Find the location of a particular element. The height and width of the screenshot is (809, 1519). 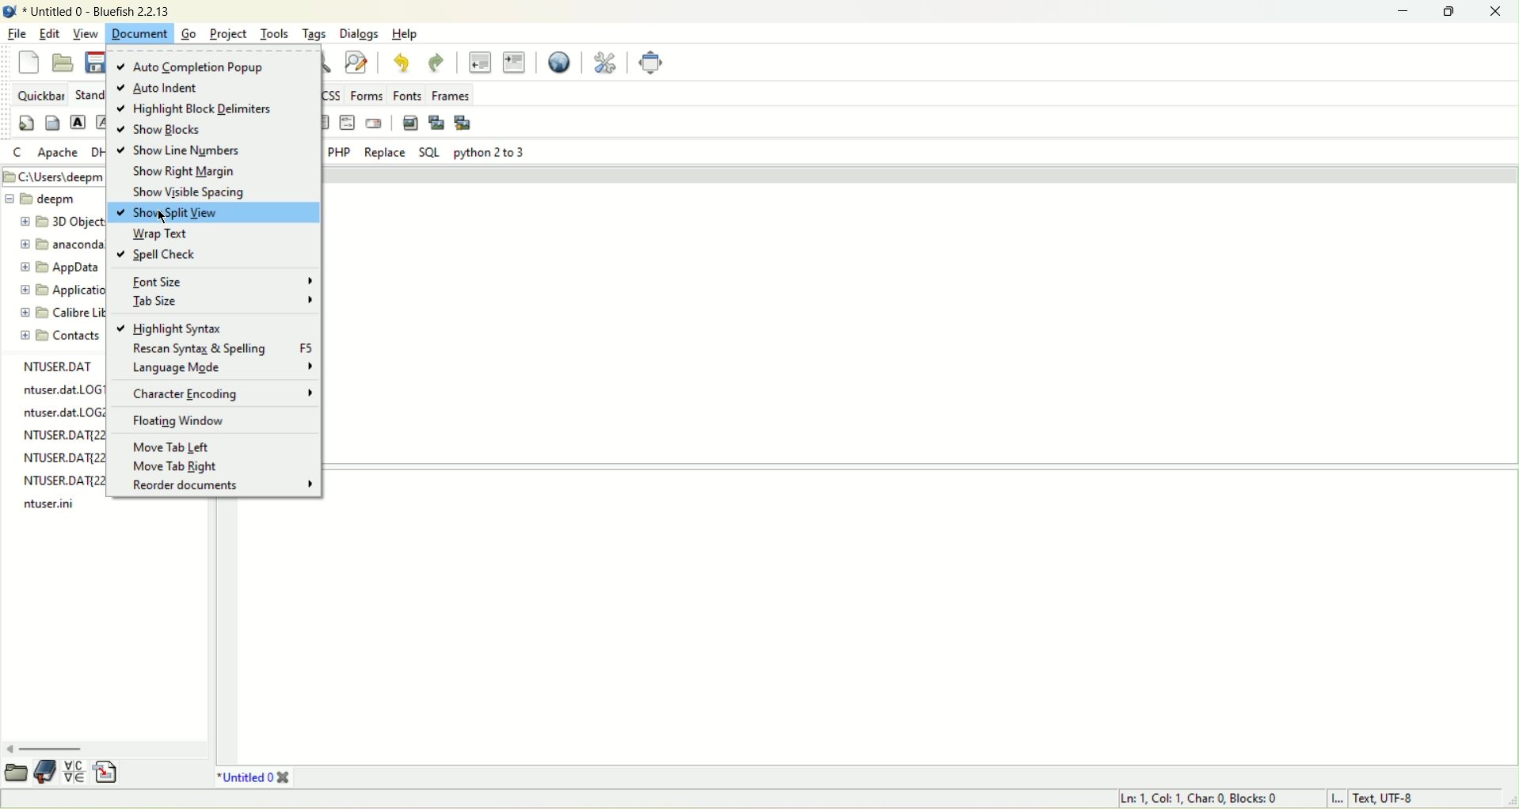

splitpane is located at coordinates (922, 465).